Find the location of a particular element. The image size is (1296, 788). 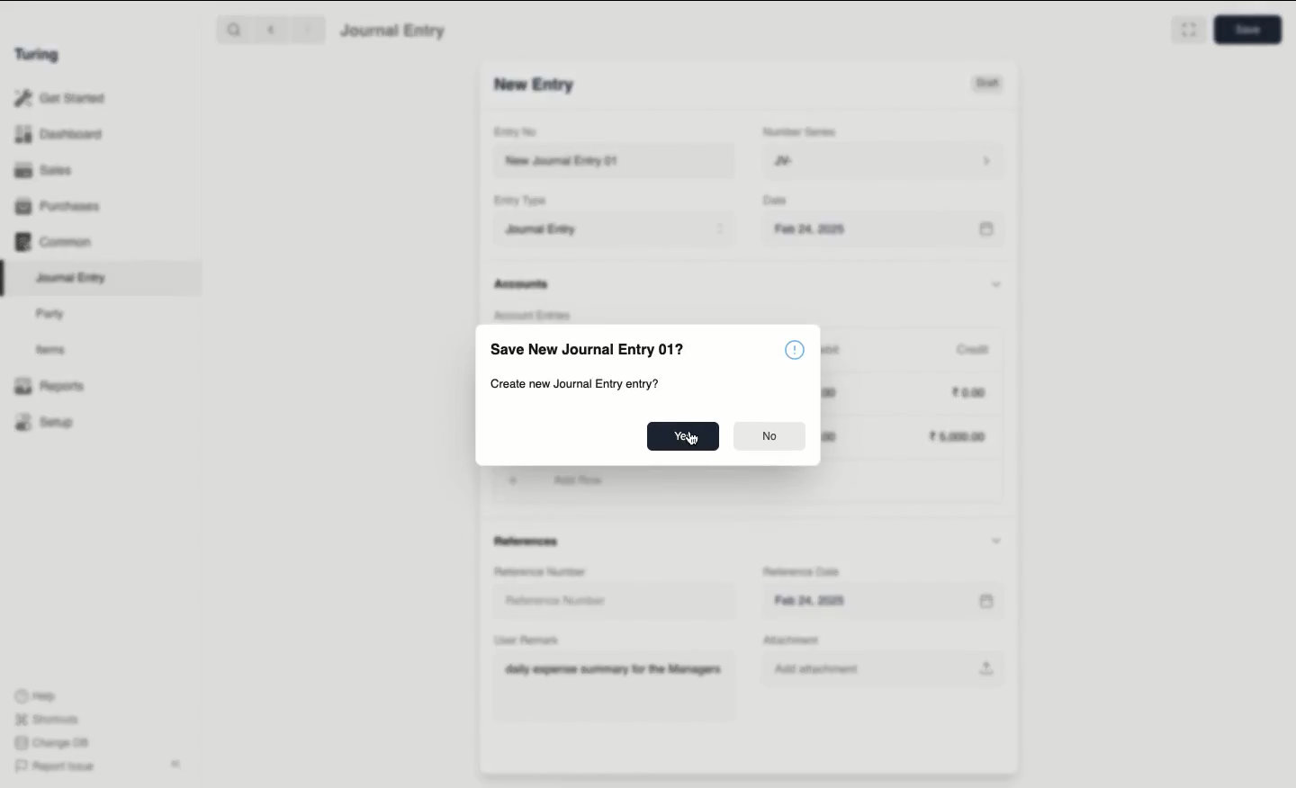

No is located at coordinates (771, 436).